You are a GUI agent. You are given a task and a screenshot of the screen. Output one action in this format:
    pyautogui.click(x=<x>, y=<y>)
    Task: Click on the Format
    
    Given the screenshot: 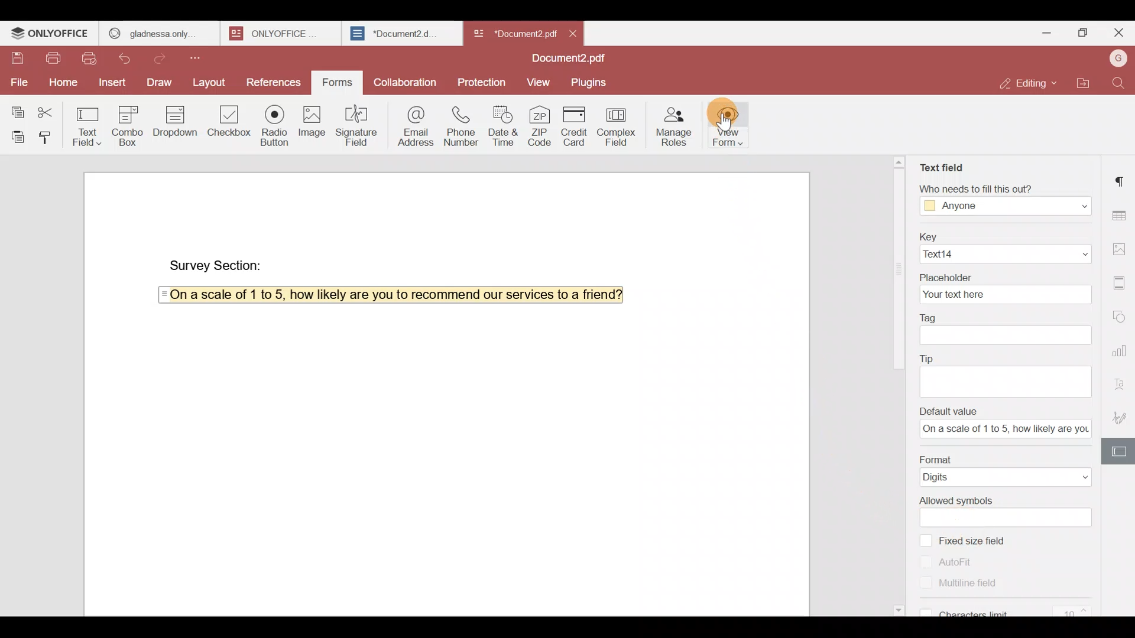 What is the action you would take?
    pyautogui.click(x=1004, y=457)
    